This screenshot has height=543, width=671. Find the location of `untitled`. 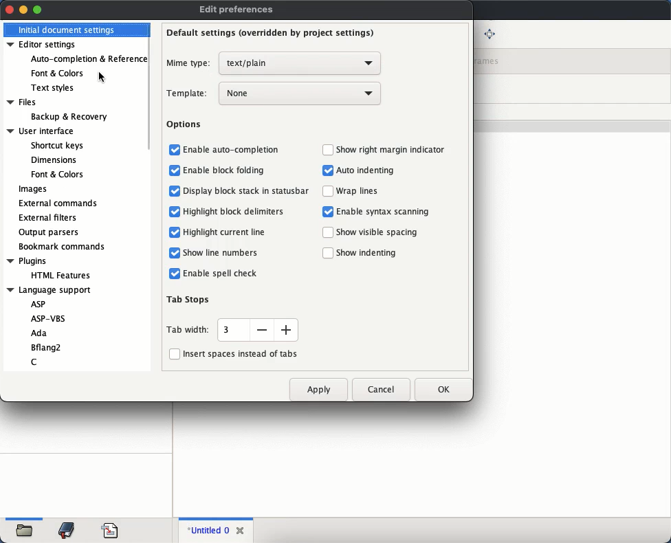

untitled is located at coordinates (208, 530).